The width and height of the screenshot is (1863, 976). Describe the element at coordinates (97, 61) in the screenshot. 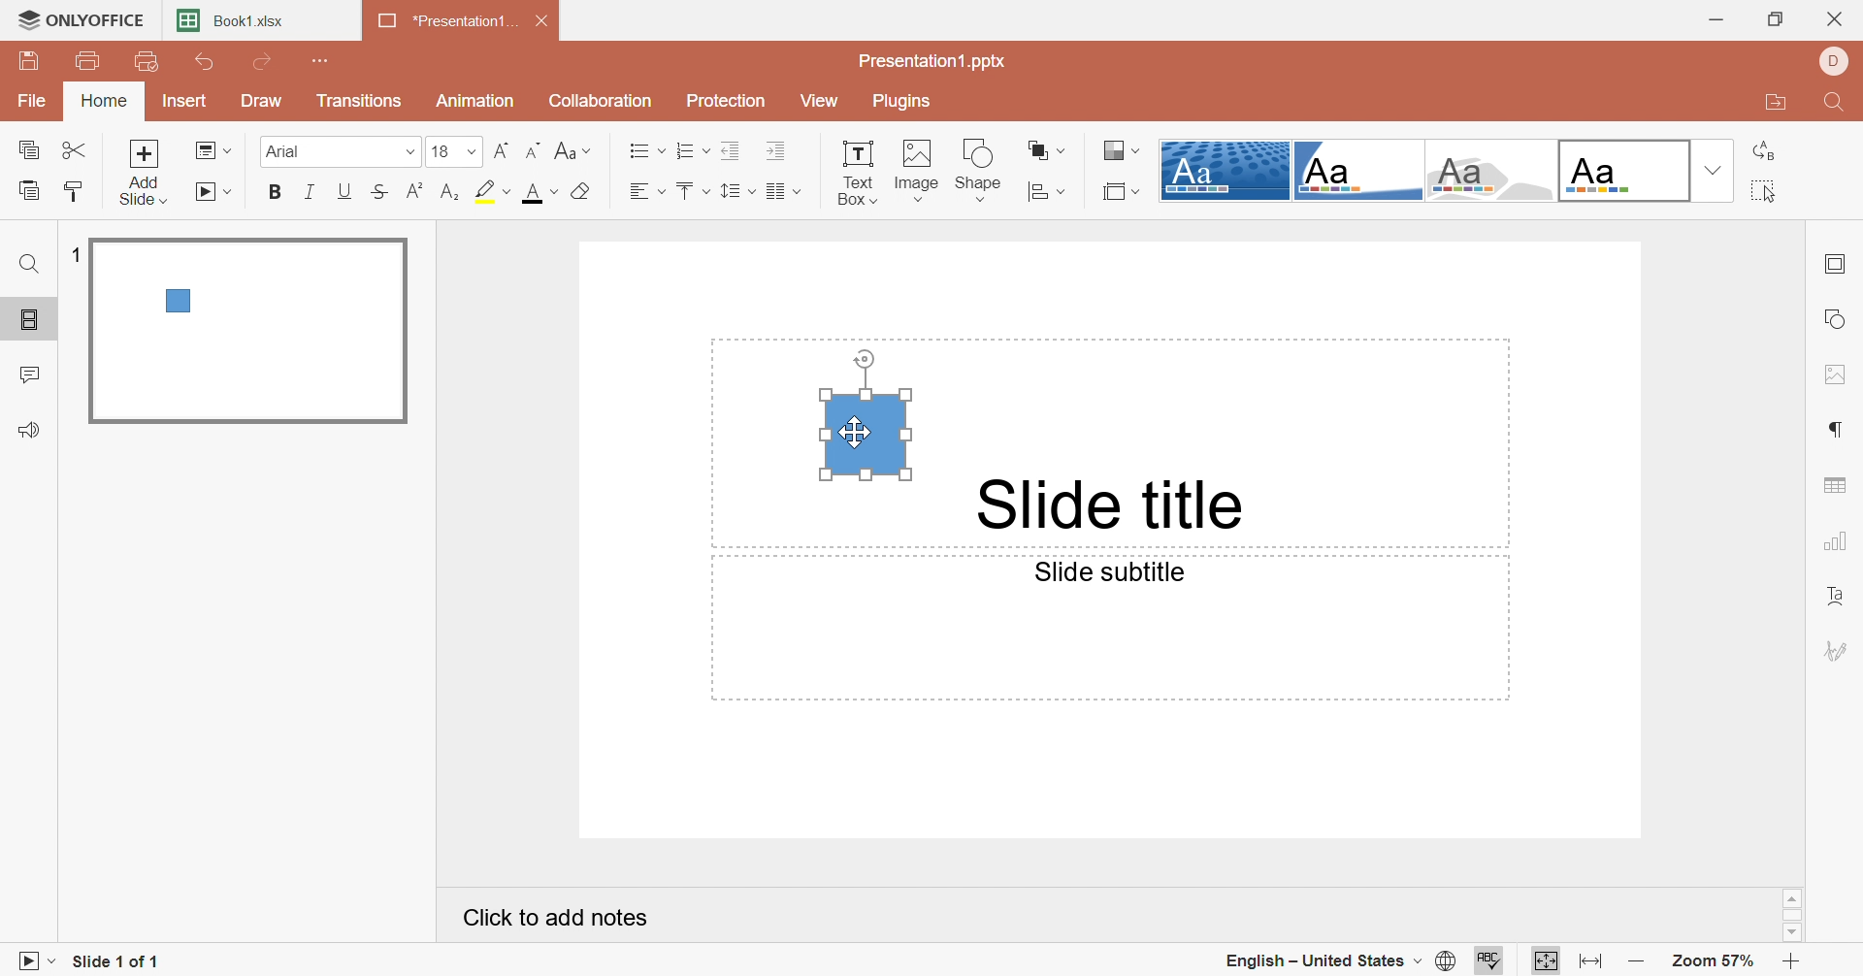

I see `Print` at that location.